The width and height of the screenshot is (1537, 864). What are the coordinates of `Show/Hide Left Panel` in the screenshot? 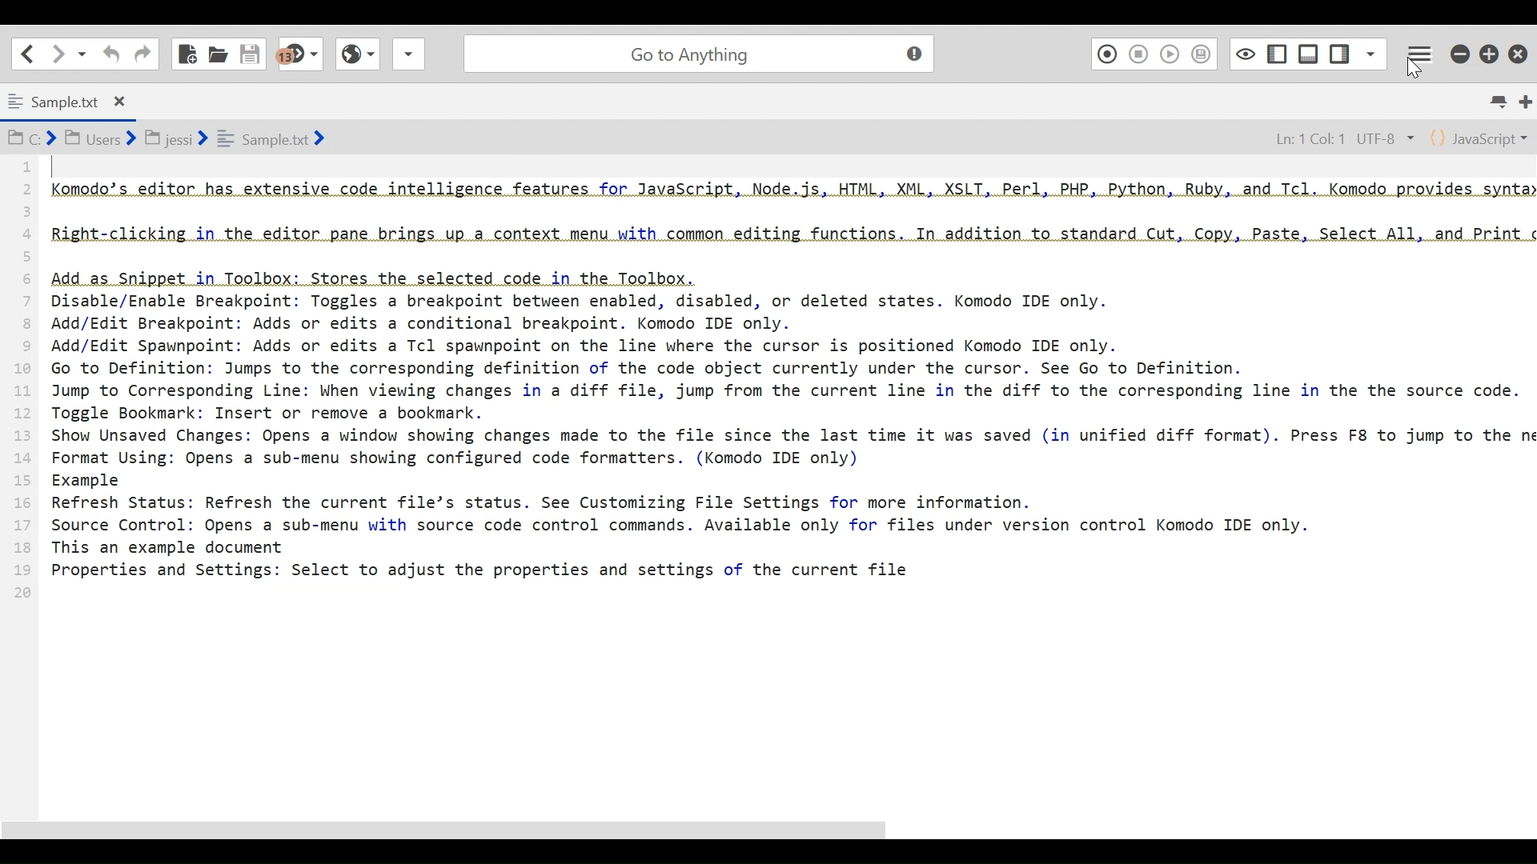 It's located at (1341, 50).